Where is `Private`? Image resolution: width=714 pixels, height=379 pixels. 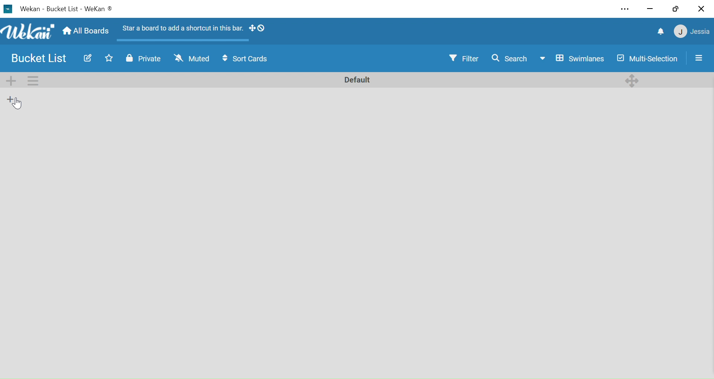 Private is located at coordinates (144, 60).